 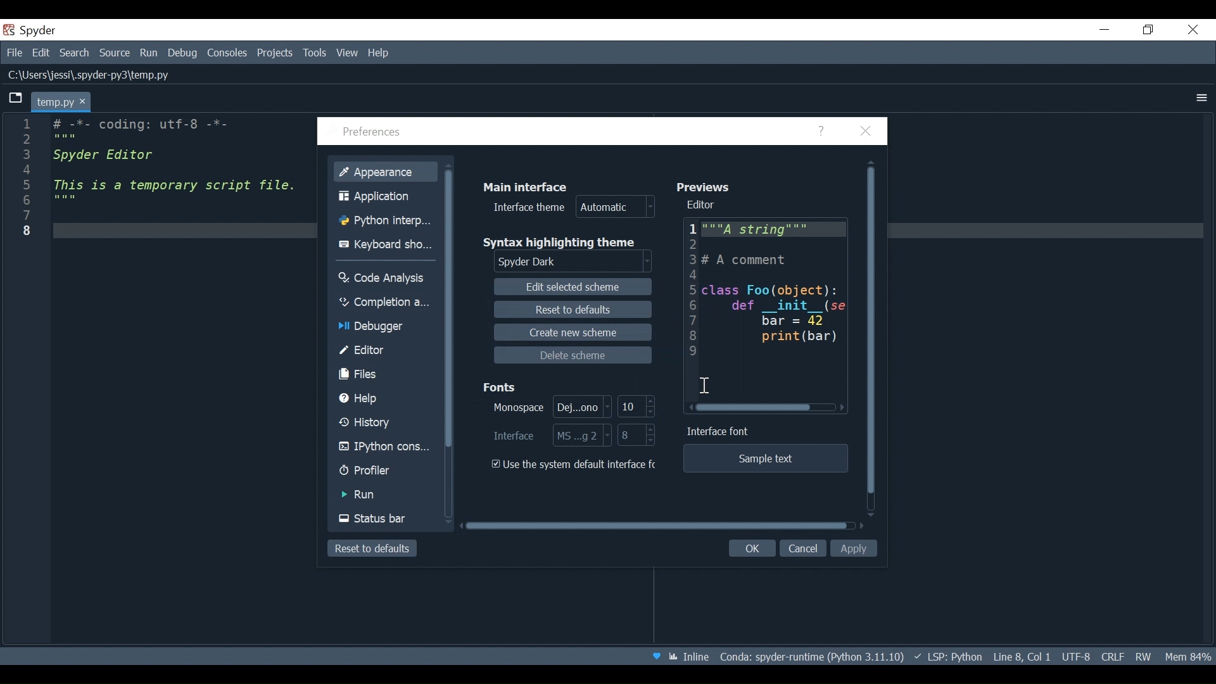 What do you see at coordinates (385, 350) in the screenshot?
I see `Editor` at bounding box center [385, 350].